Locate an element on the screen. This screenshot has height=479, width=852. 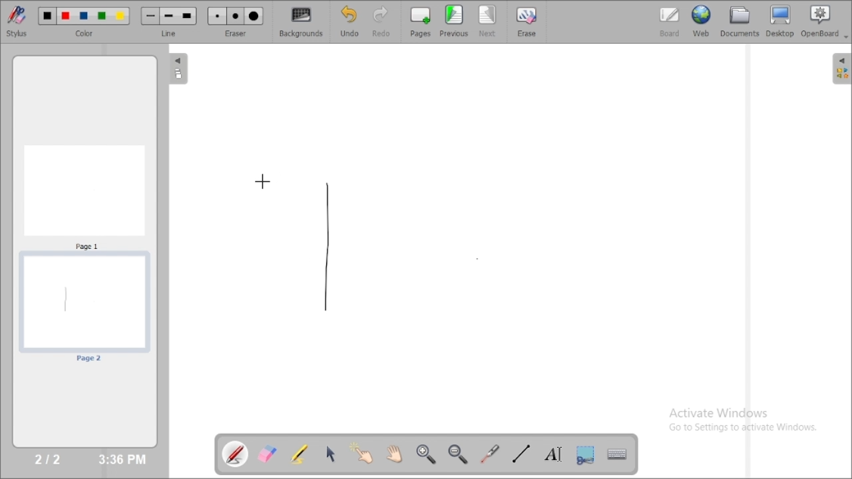
3:36 PM is located at coordinates (121, 460).